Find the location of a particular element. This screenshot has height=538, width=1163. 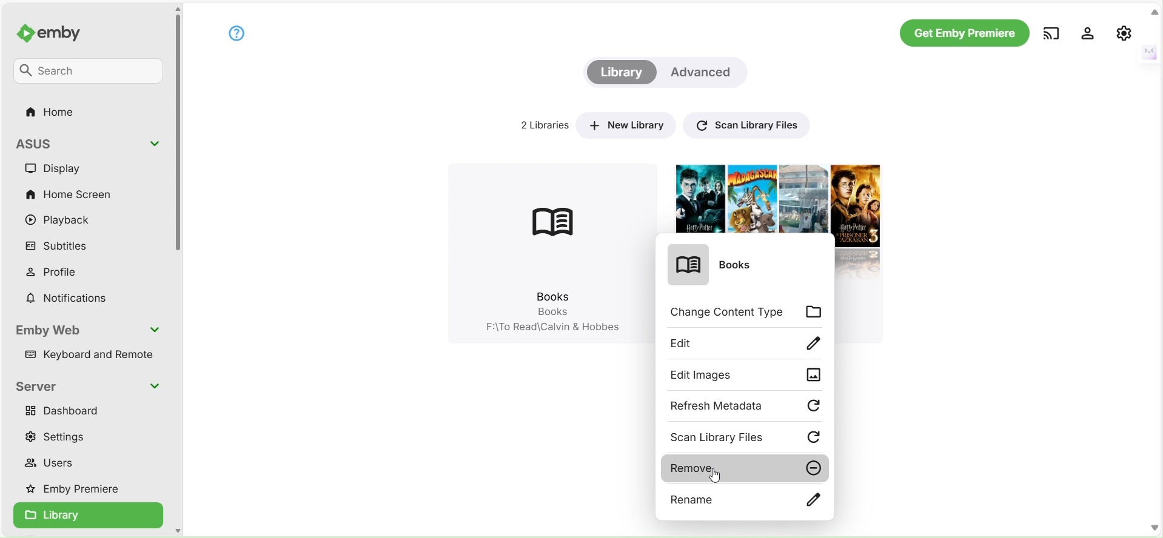

Emby Premiere is located at coordinates (78, 490).